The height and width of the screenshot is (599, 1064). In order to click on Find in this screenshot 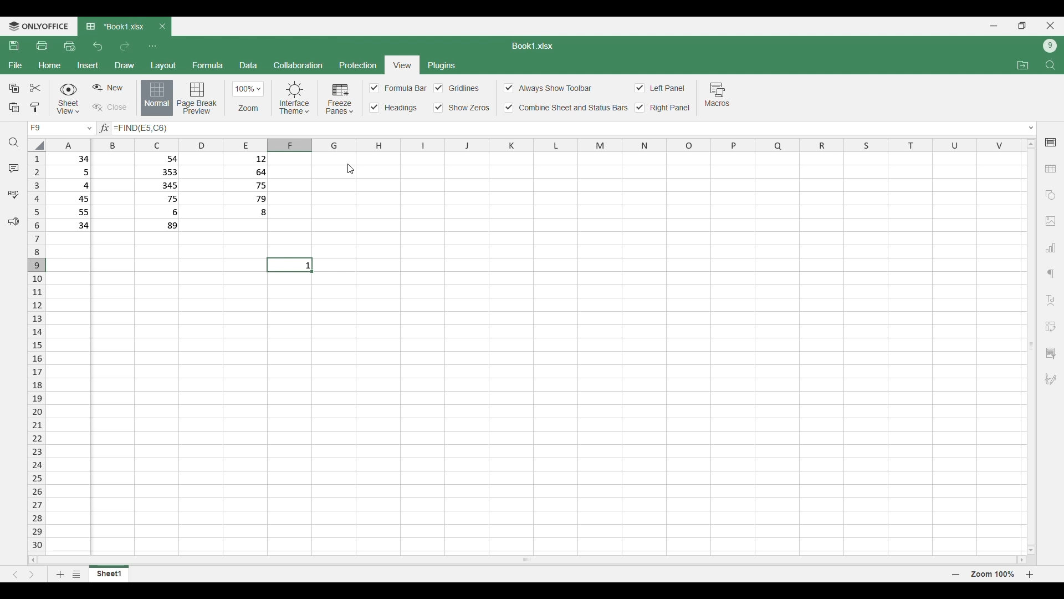, I will do `click(13, 142)`.